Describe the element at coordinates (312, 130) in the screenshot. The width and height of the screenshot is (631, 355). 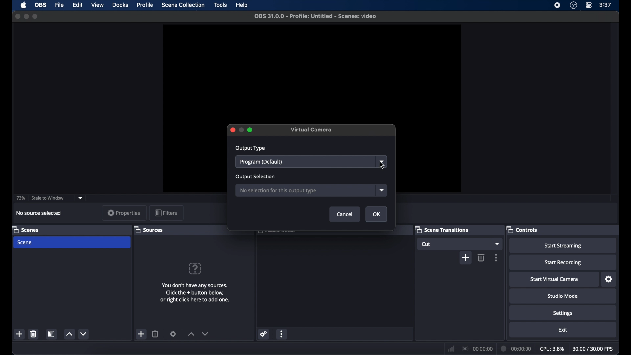
I see `virtual camera` at that location.